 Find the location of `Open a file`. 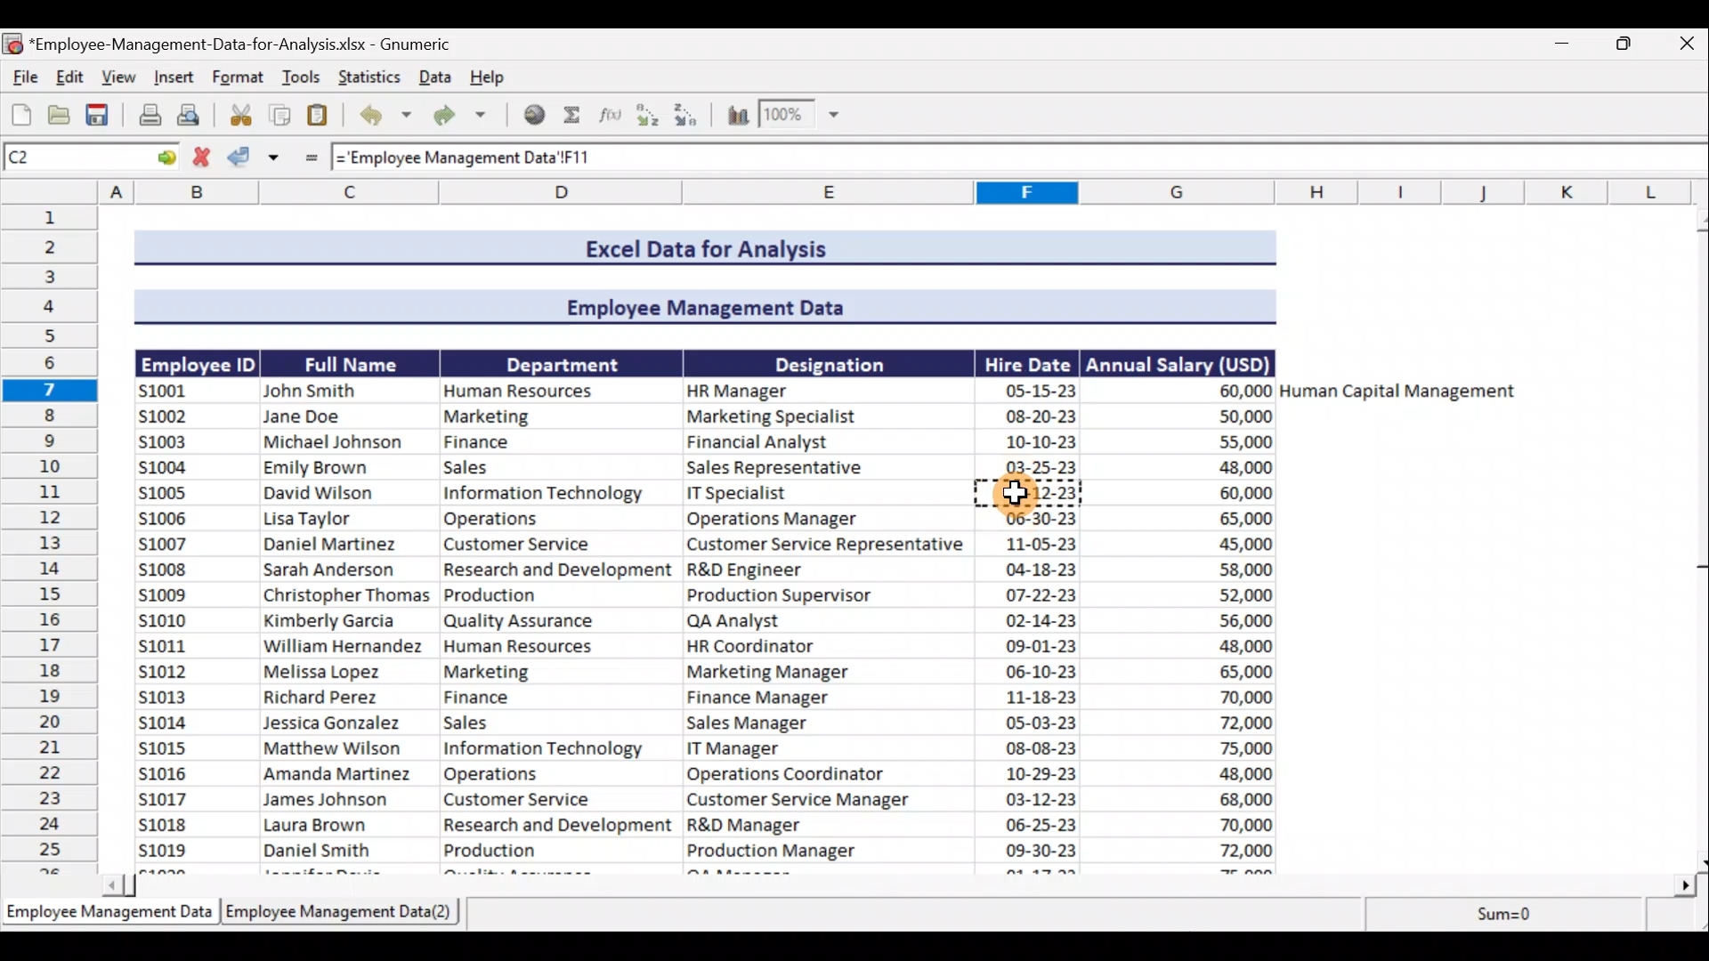

Open a file is located at coordinates (60, 116).